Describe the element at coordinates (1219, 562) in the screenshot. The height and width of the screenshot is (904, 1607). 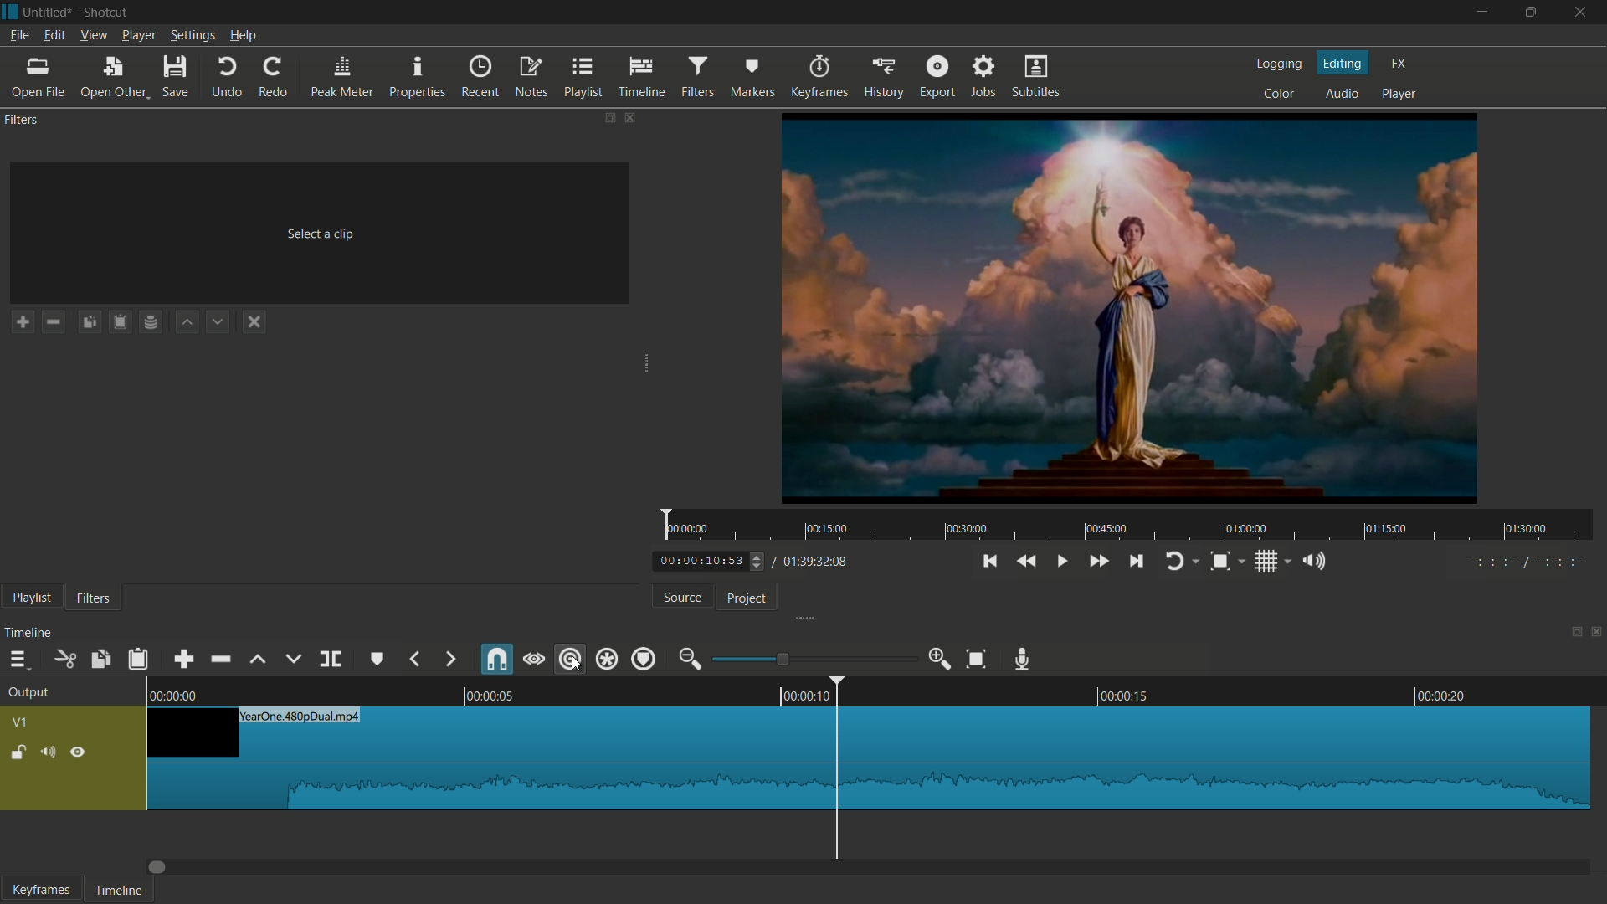
I see `toggle zoom` at that location.